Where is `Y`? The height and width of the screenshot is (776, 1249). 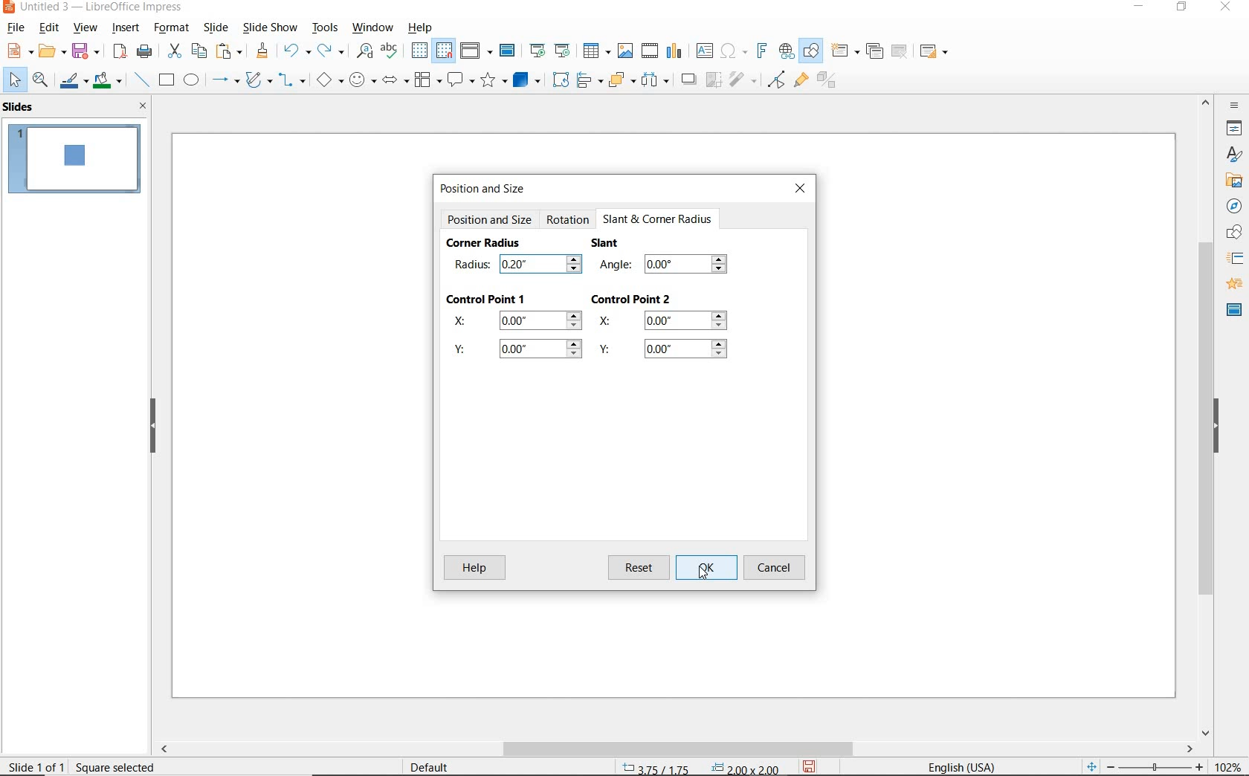 Y is located at coordinates (665, 350).